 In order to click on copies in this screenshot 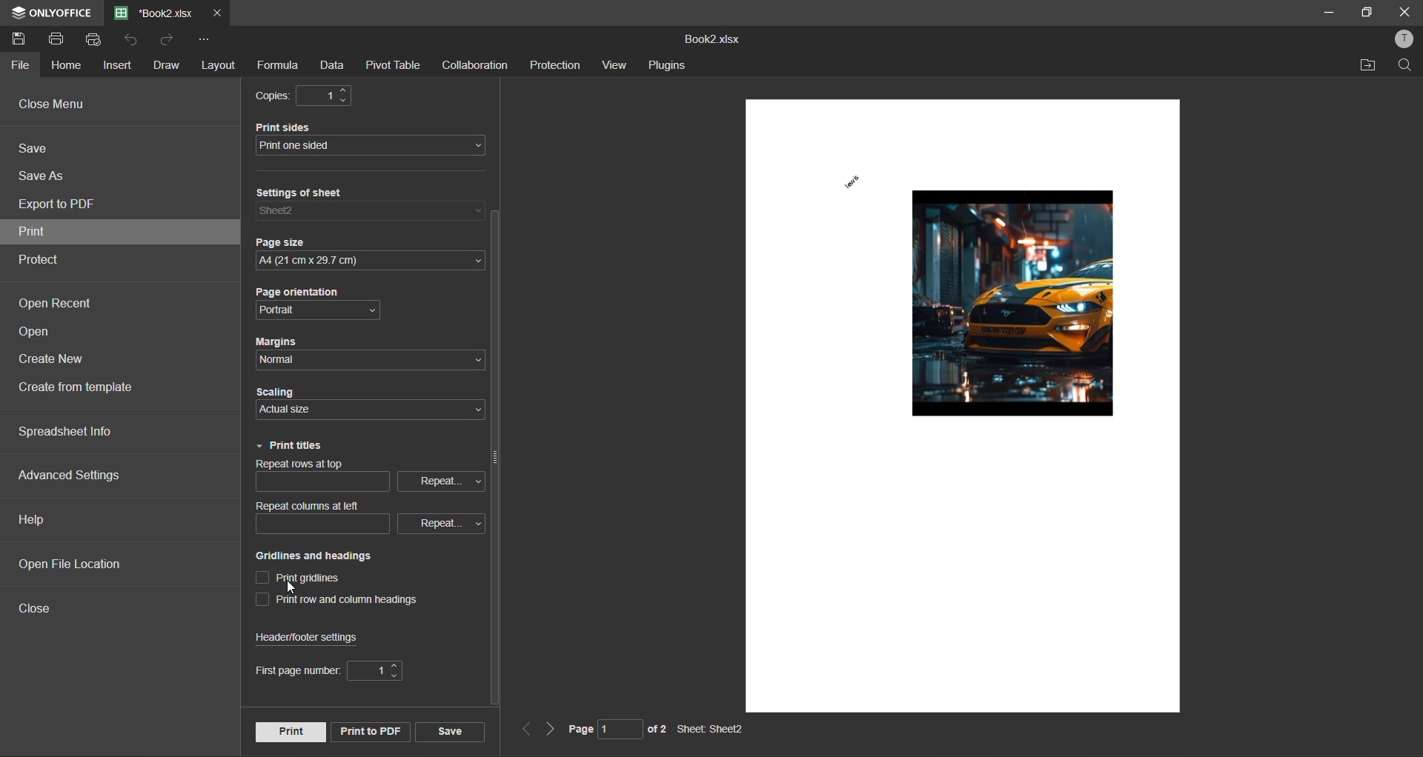, I will do `click(271, 93)`.